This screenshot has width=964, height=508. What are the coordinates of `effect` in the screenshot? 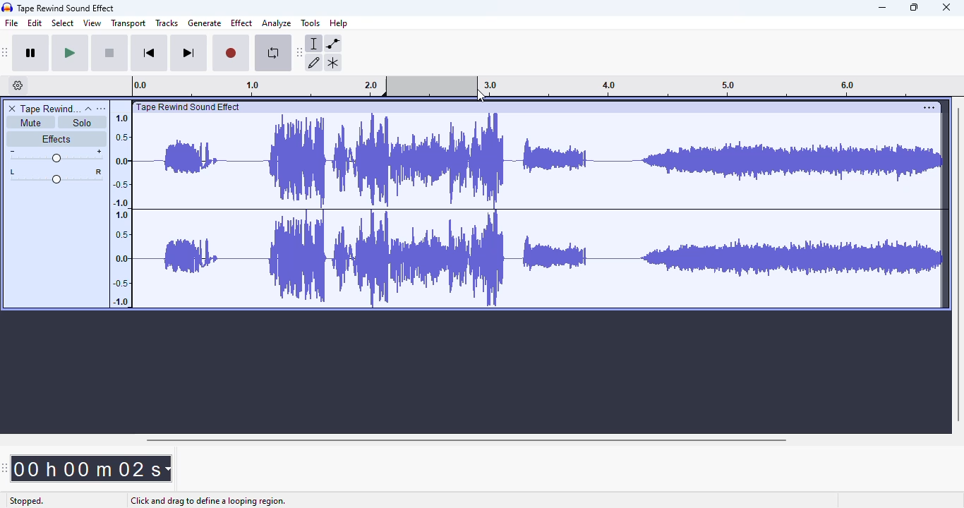 It's located at (241, 23).